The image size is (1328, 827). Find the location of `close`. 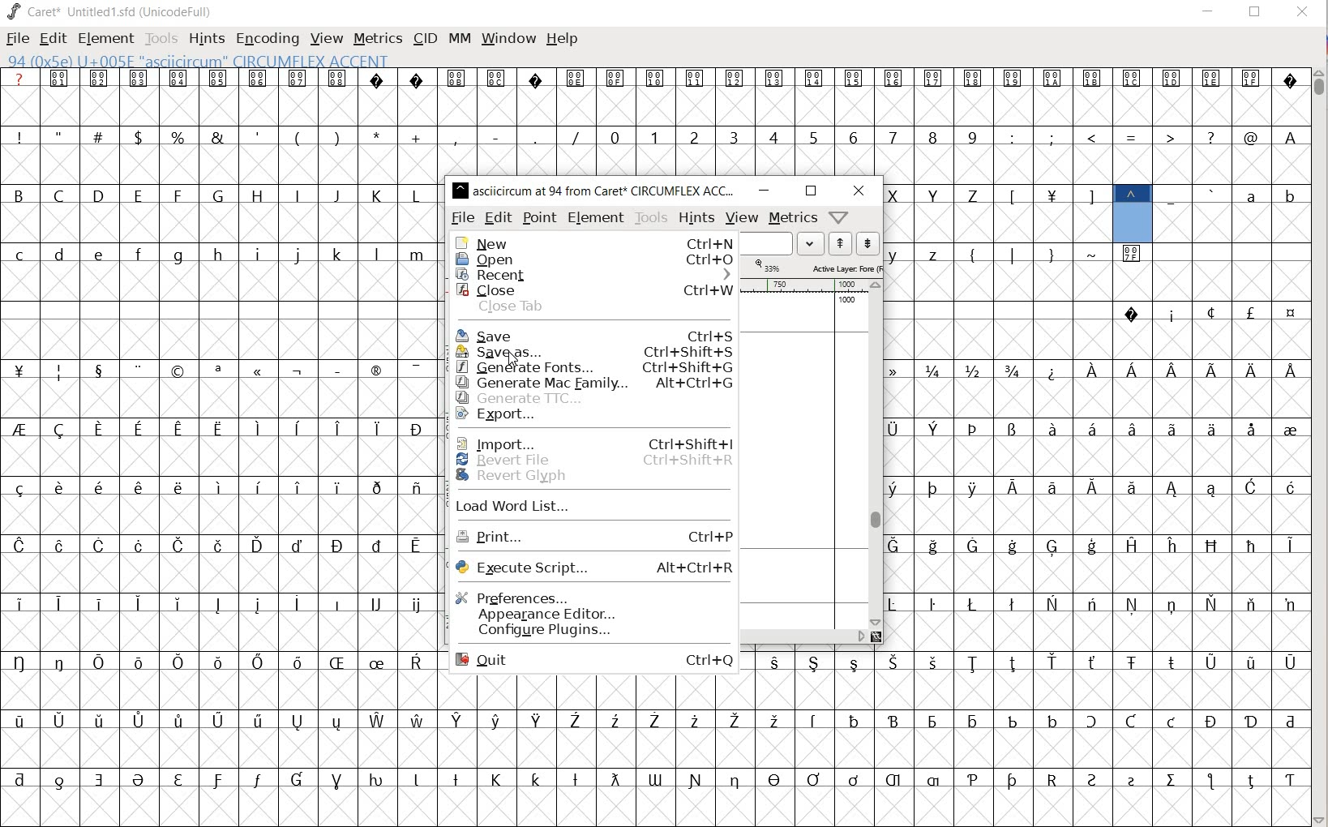

close is located at coordinates (597, 290).